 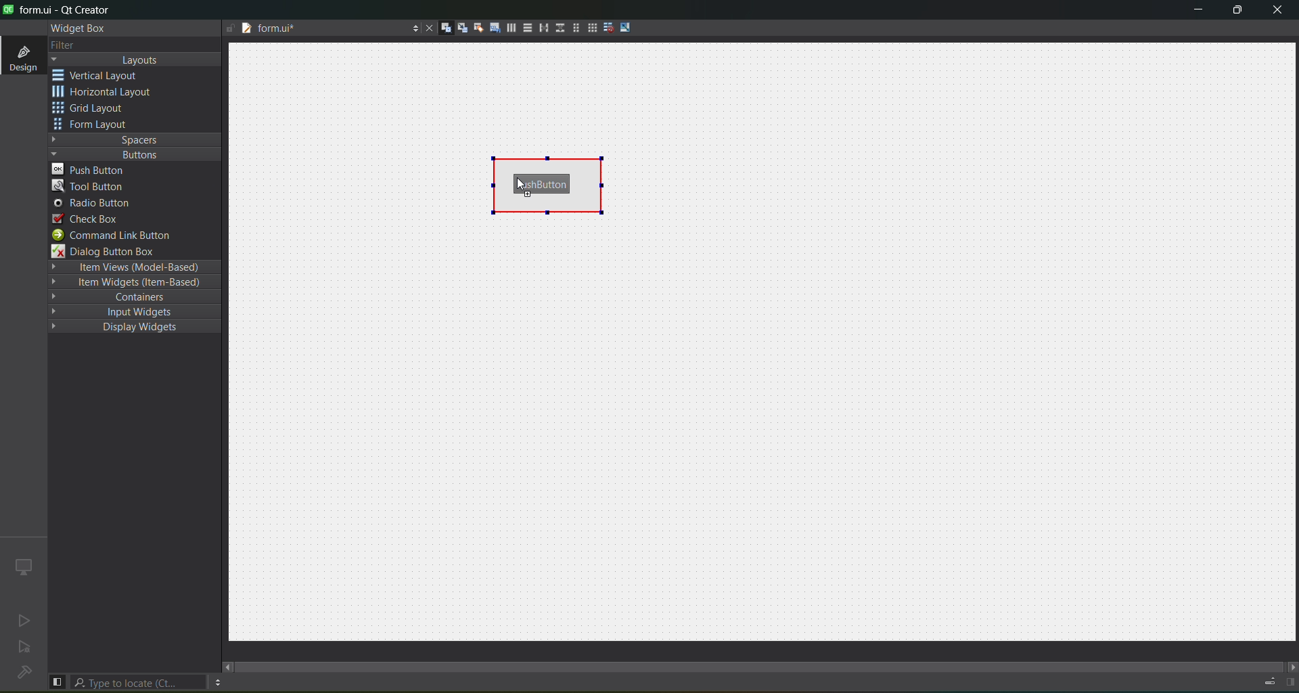 I want to click on cursor, so click(x=168, y=175).